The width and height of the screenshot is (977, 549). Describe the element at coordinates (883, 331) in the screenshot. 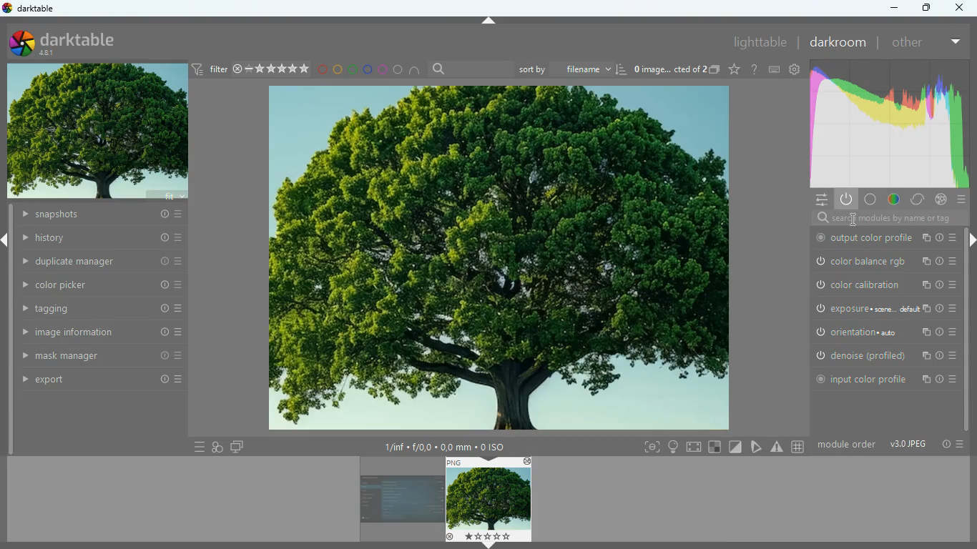

I see `orientation` at that location.